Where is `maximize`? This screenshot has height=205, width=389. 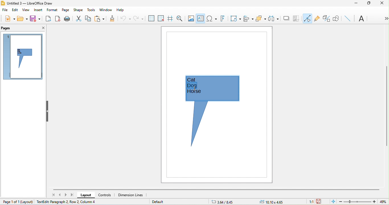 maximize is located at coordinates (369, 3).